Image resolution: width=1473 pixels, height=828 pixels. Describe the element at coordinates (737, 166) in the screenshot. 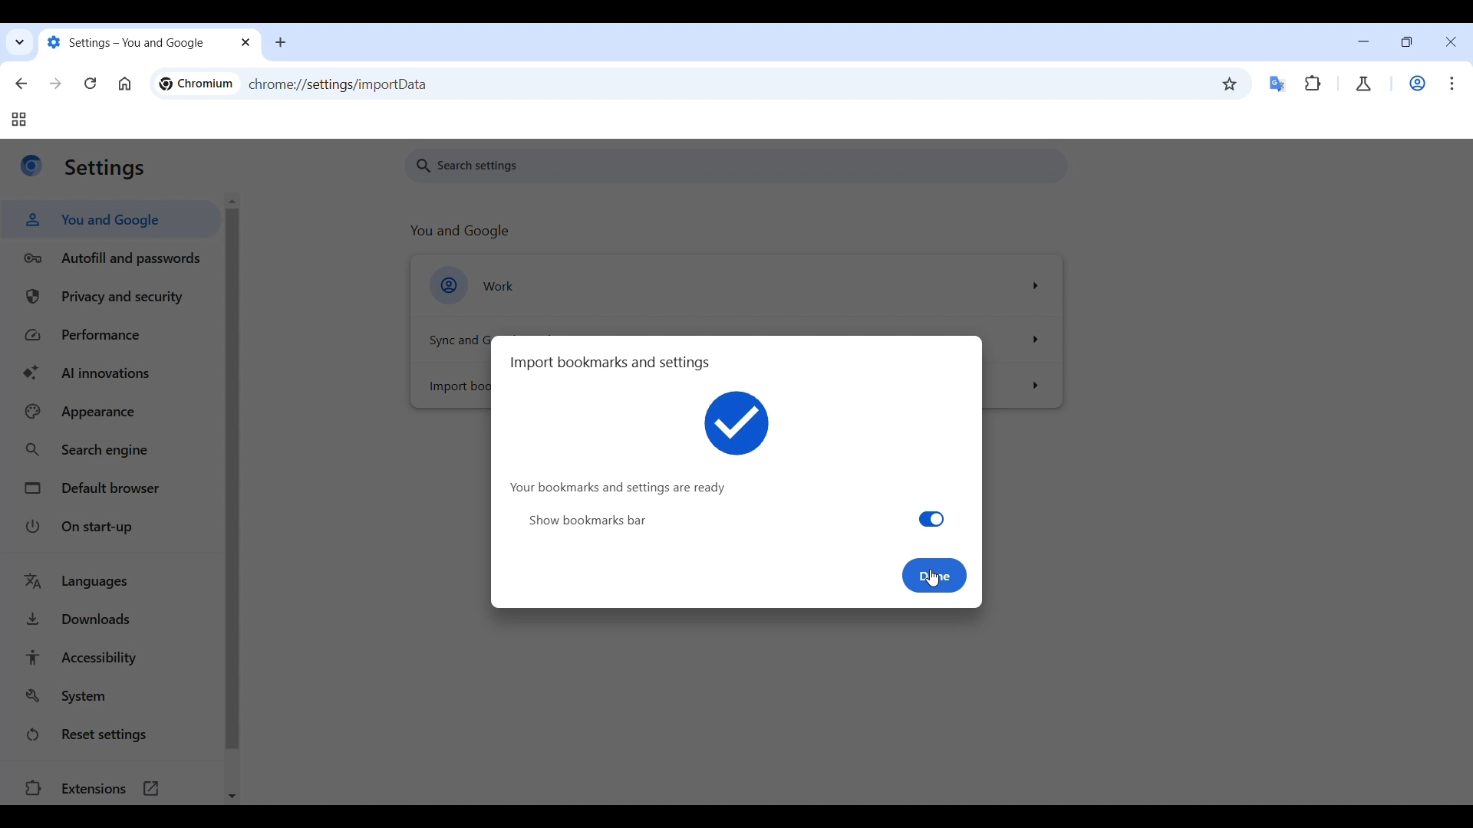

I see `Search settings` at that location.